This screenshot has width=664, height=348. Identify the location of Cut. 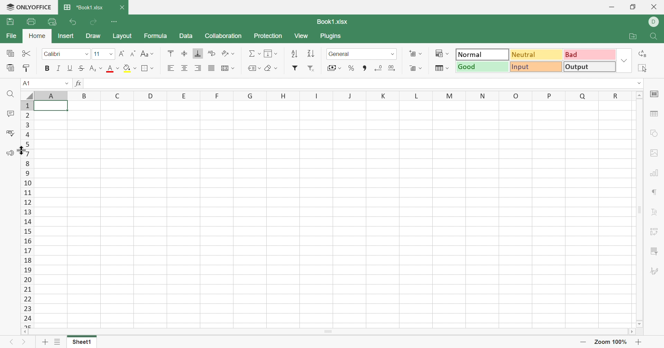
(28, 54).